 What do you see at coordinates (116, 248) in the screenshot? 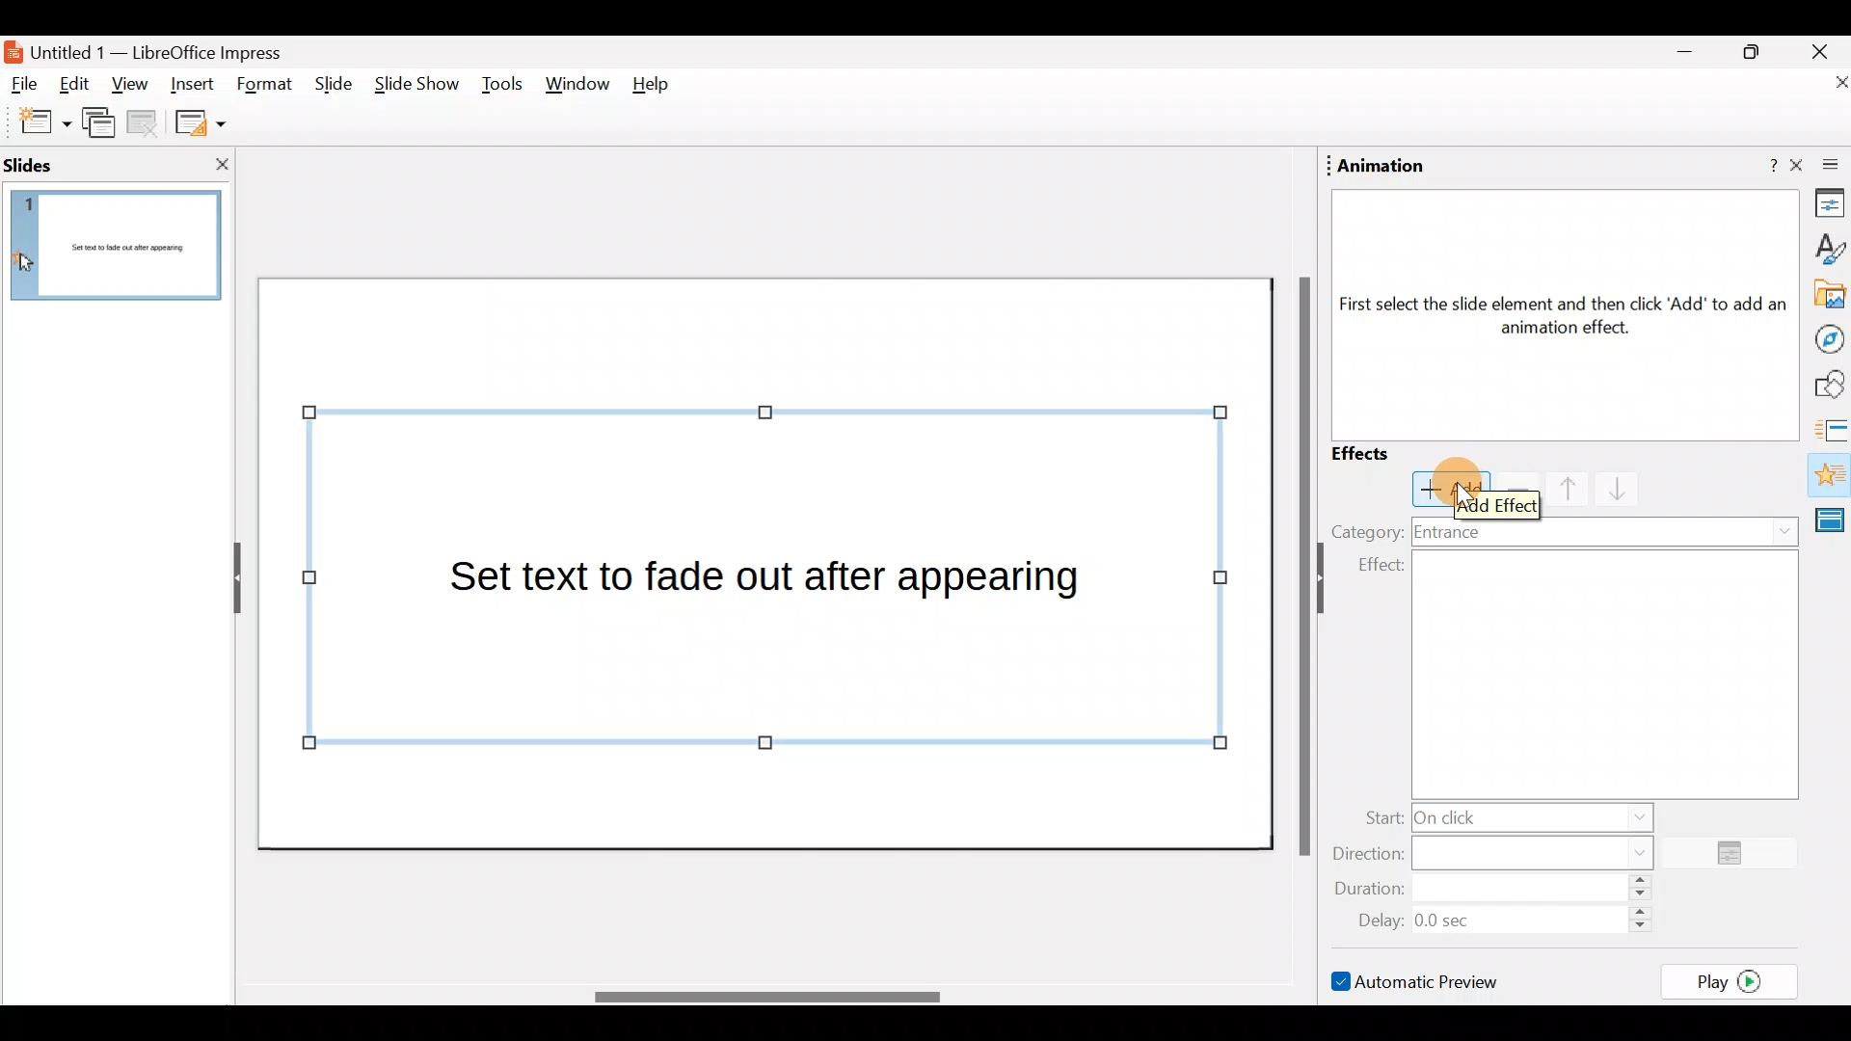
I see `Slide pane` at bounding box center [116, 248].